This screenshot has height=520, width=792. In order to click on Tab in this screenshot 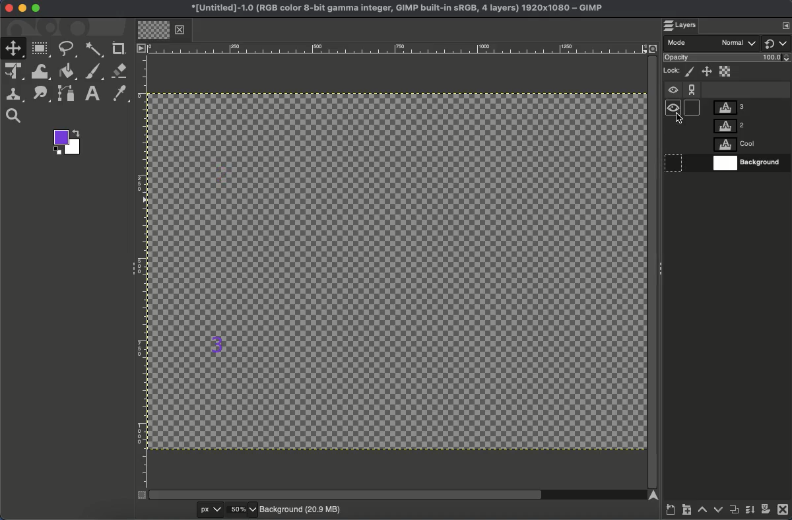, I will do `click(160, 30)`.